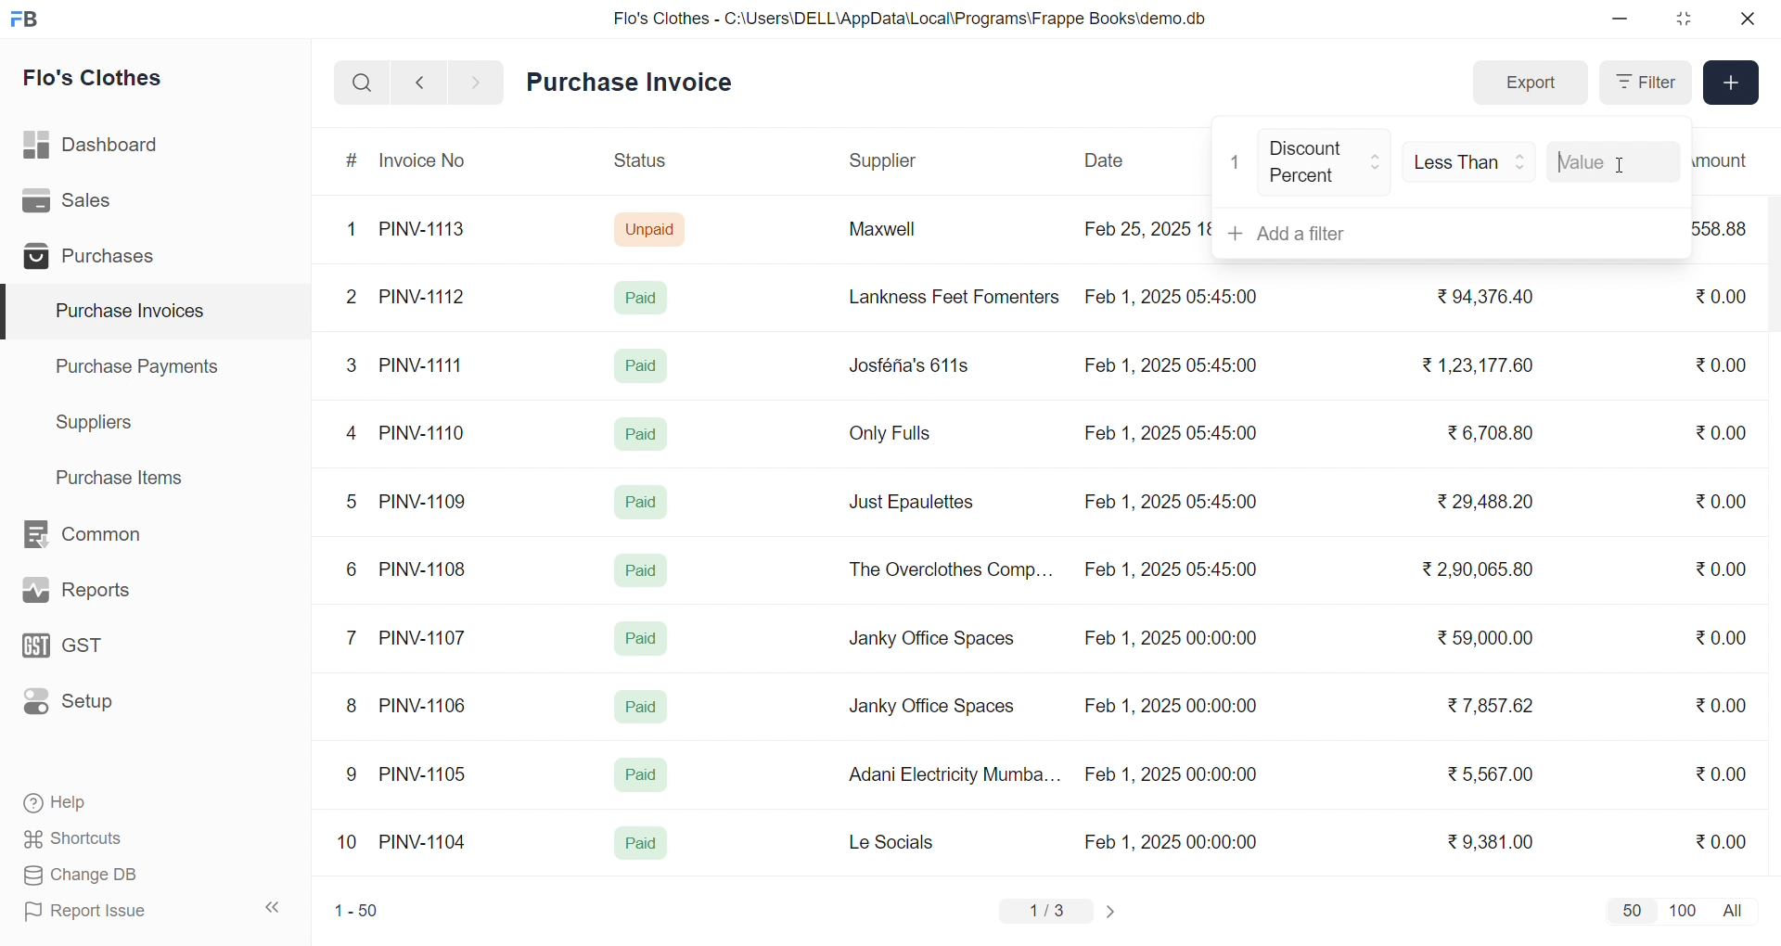 This screenshot has height=946, width=1781. What do you see at coordinates (1486, 773) in the screenshot?
I see `₹ 5,567.00` at bounding box center [1486, 773].